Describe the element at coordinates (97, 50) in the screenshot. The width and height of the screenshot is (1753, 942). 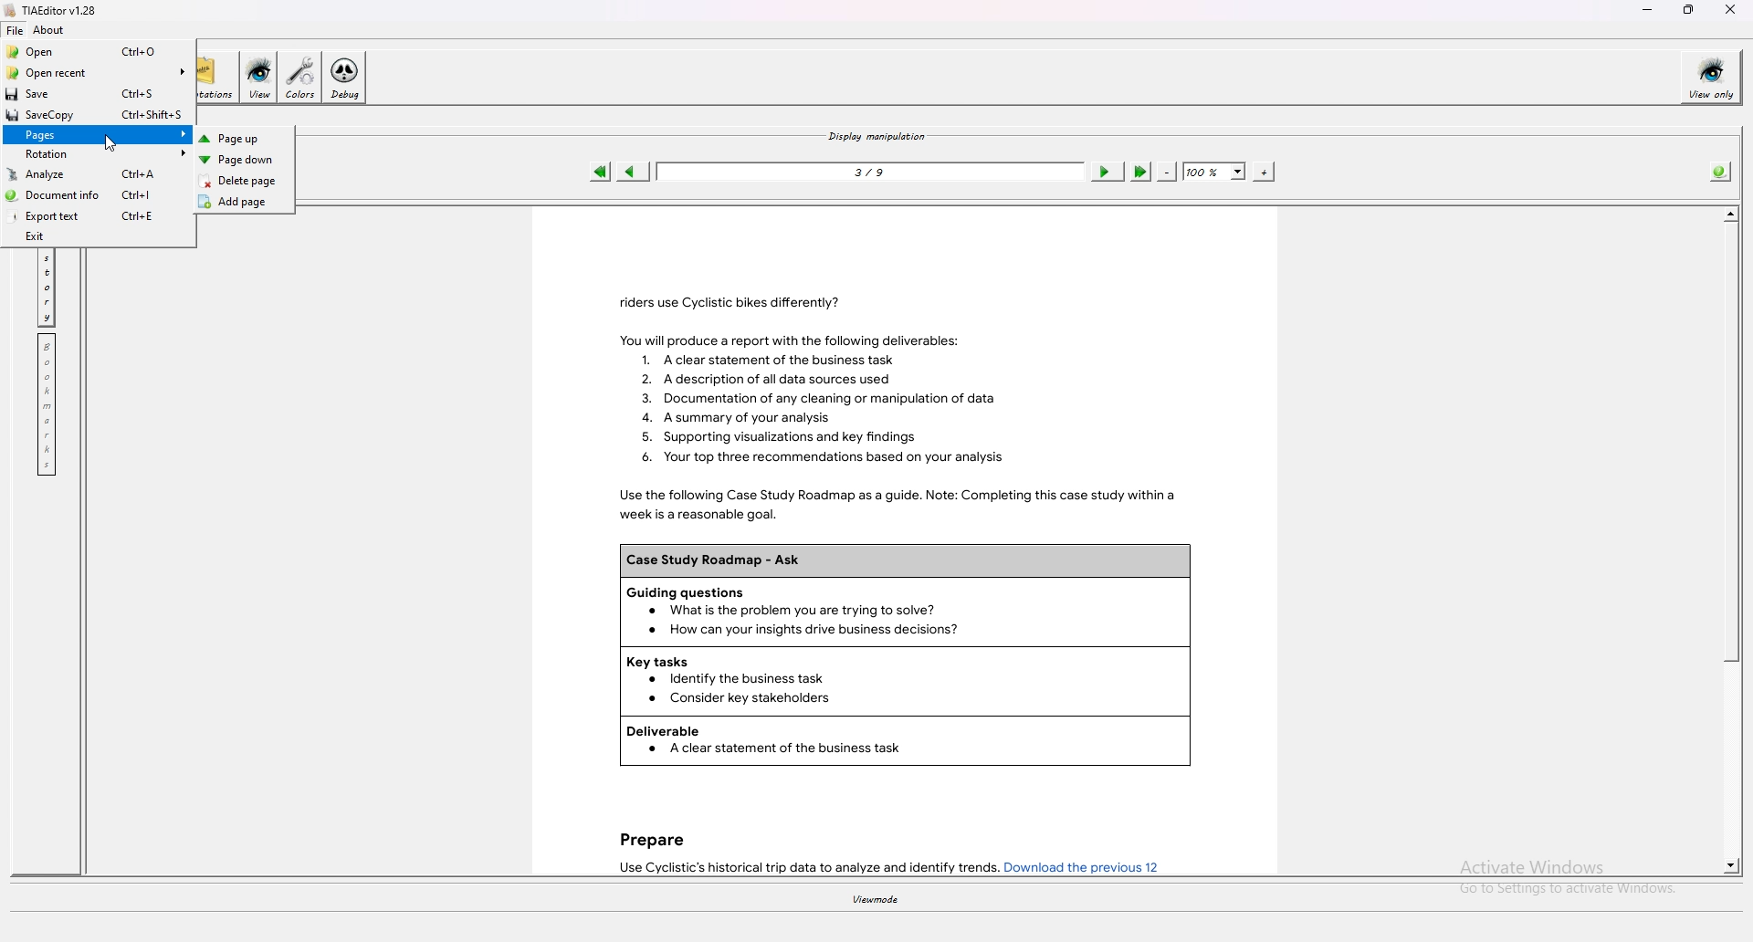
I see `Open Ctrl+O` at that location.